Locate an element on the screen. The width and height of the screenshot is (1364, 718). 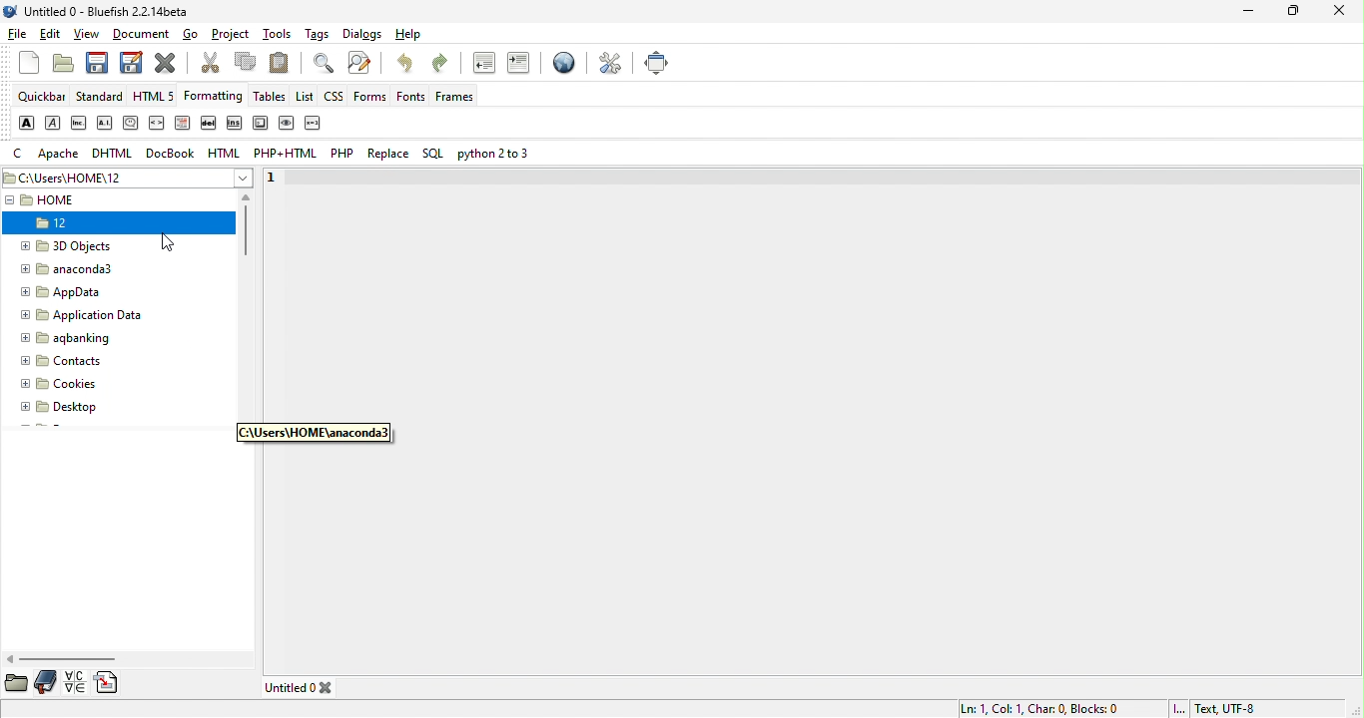
project is located at coordinates (233, 35).